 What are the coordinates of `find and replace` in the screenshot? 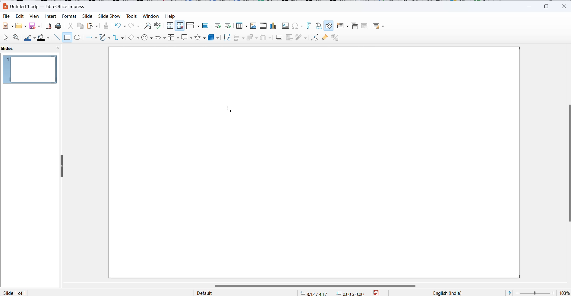 It's located at (147, 25).